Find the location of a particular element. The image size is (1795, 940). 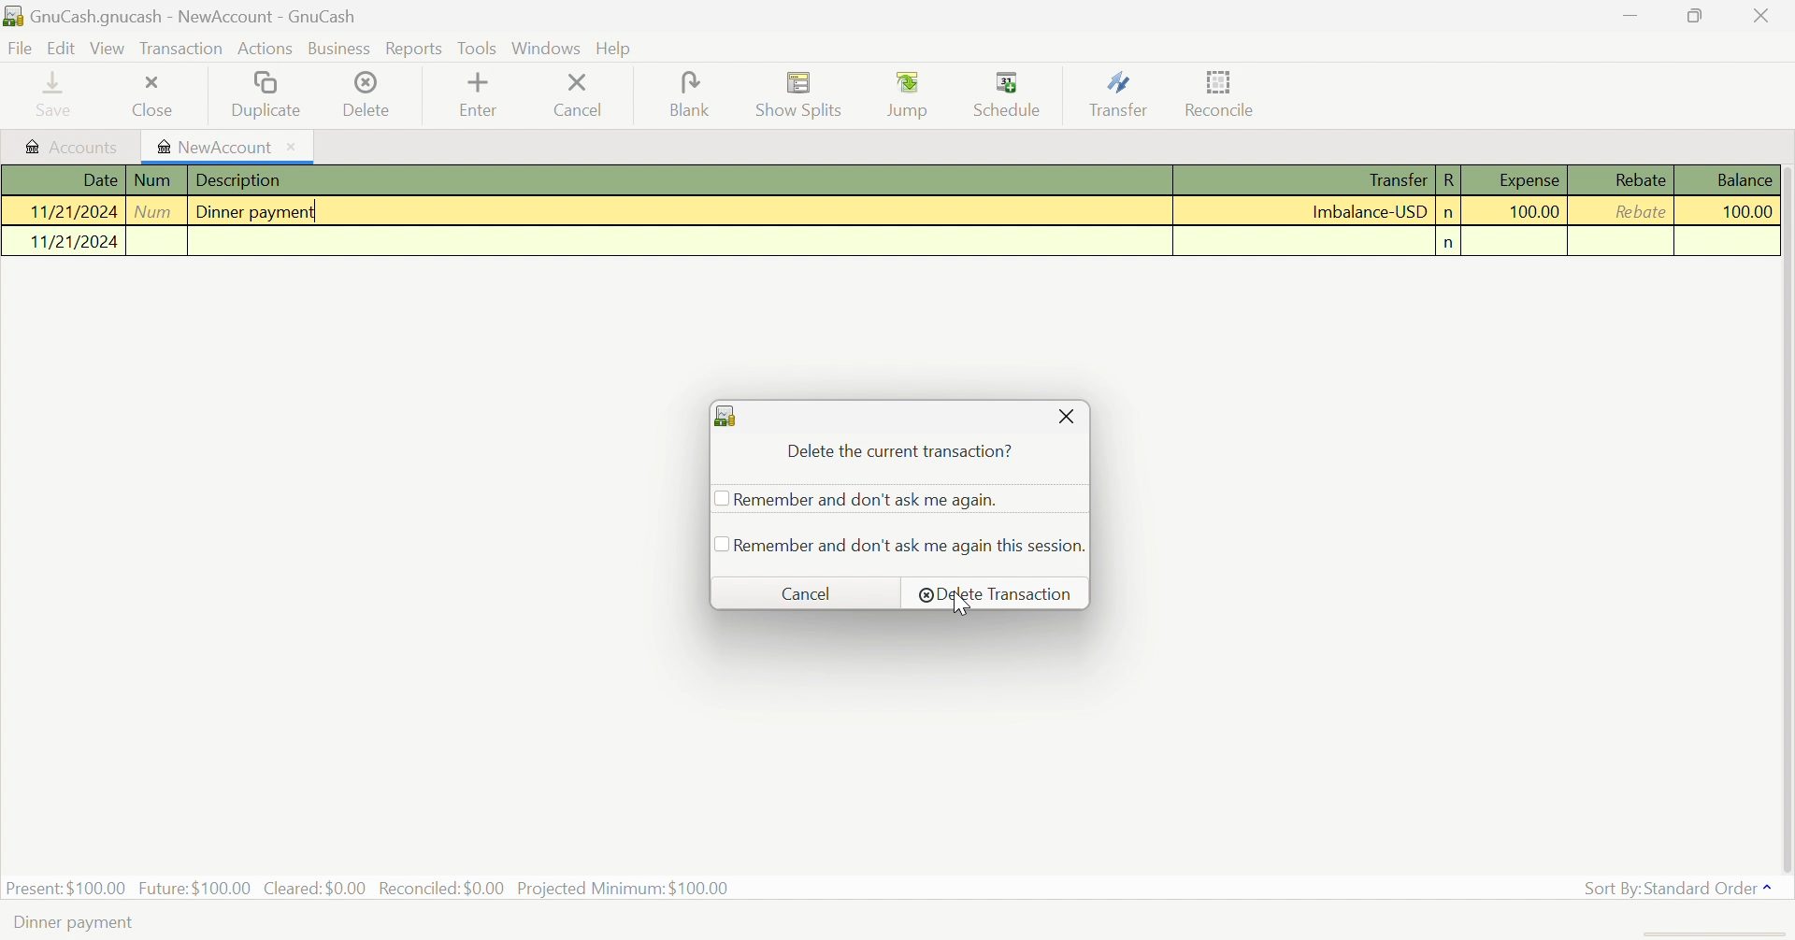

GnuCash.gnucash - NewAccount - GnuCash is located at coordinates (183, 17).